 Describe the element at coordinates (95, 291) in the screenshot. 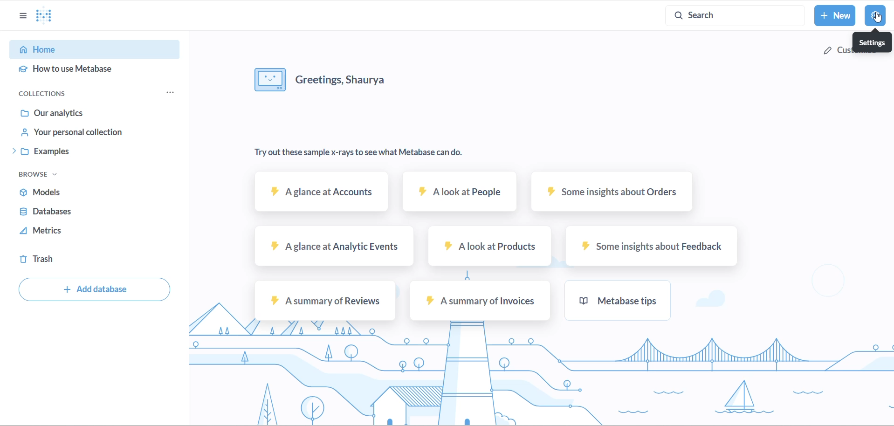

I see `add database` at that location.